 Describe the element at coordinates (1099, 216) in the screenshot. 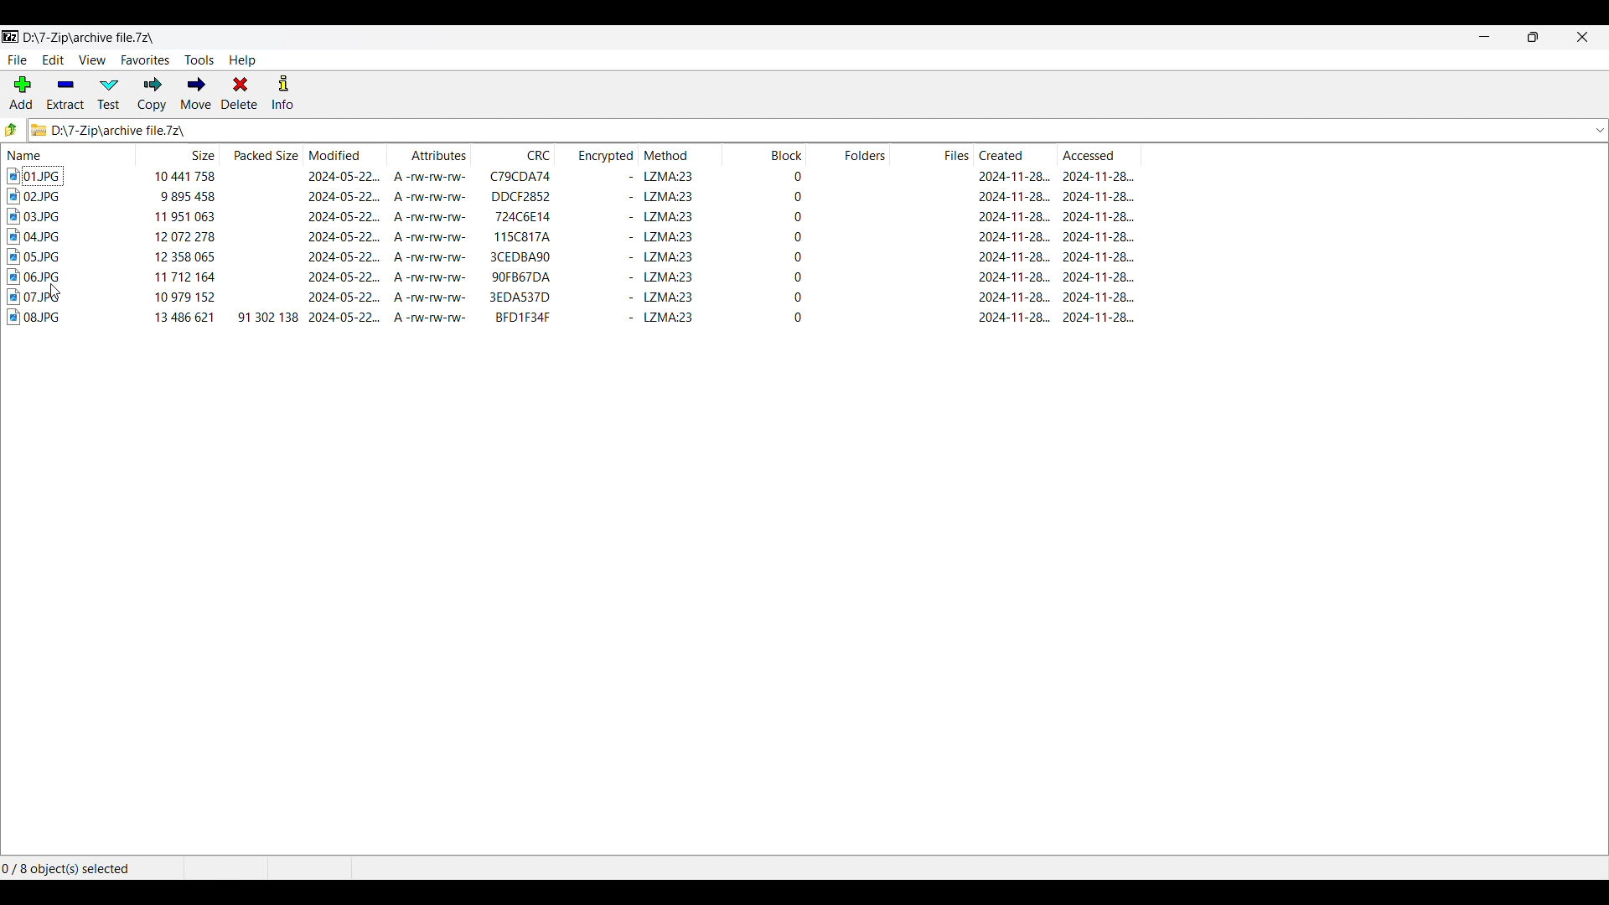

I see `accessed date & time` at that location.